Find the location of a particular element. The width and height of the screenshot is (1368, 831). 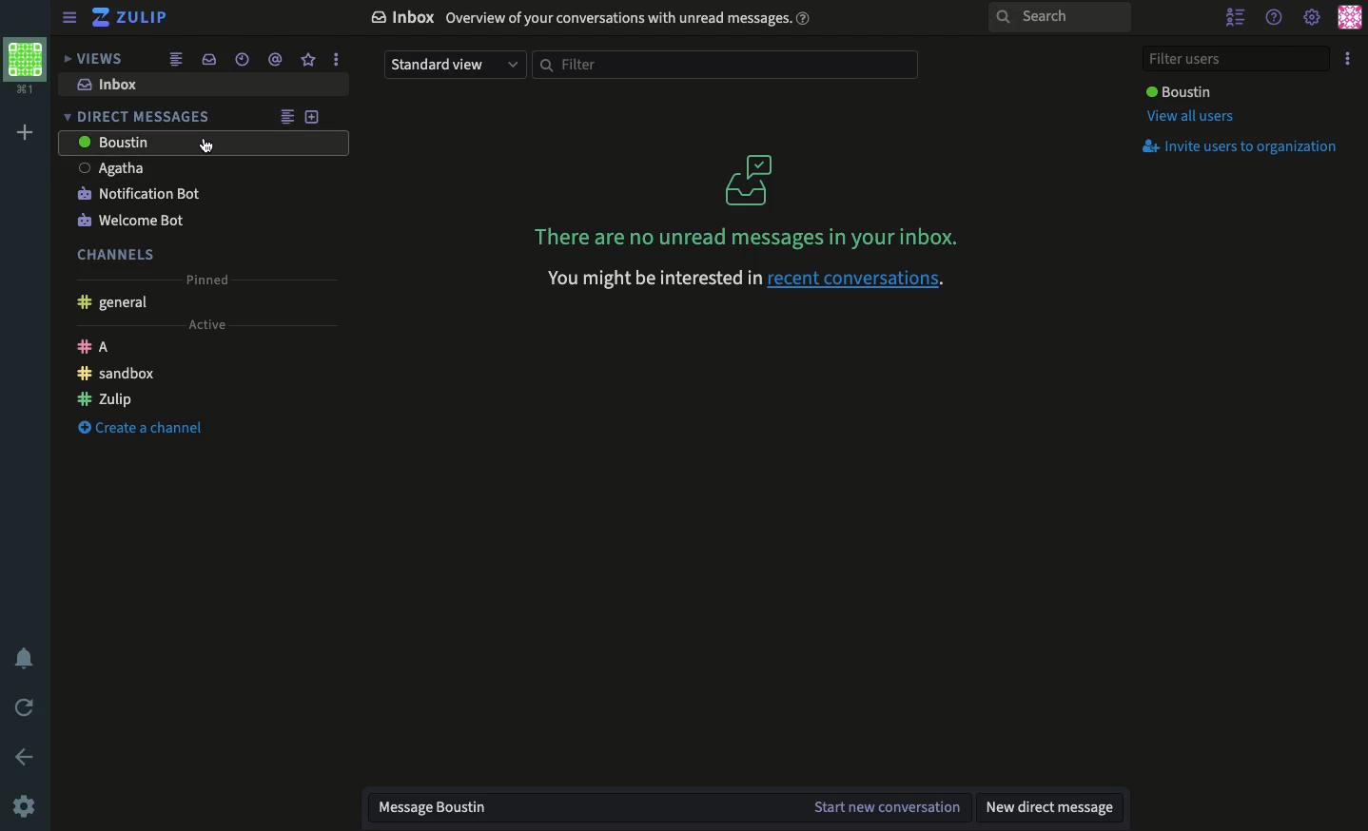

Back is located at coordinates (26, 755).